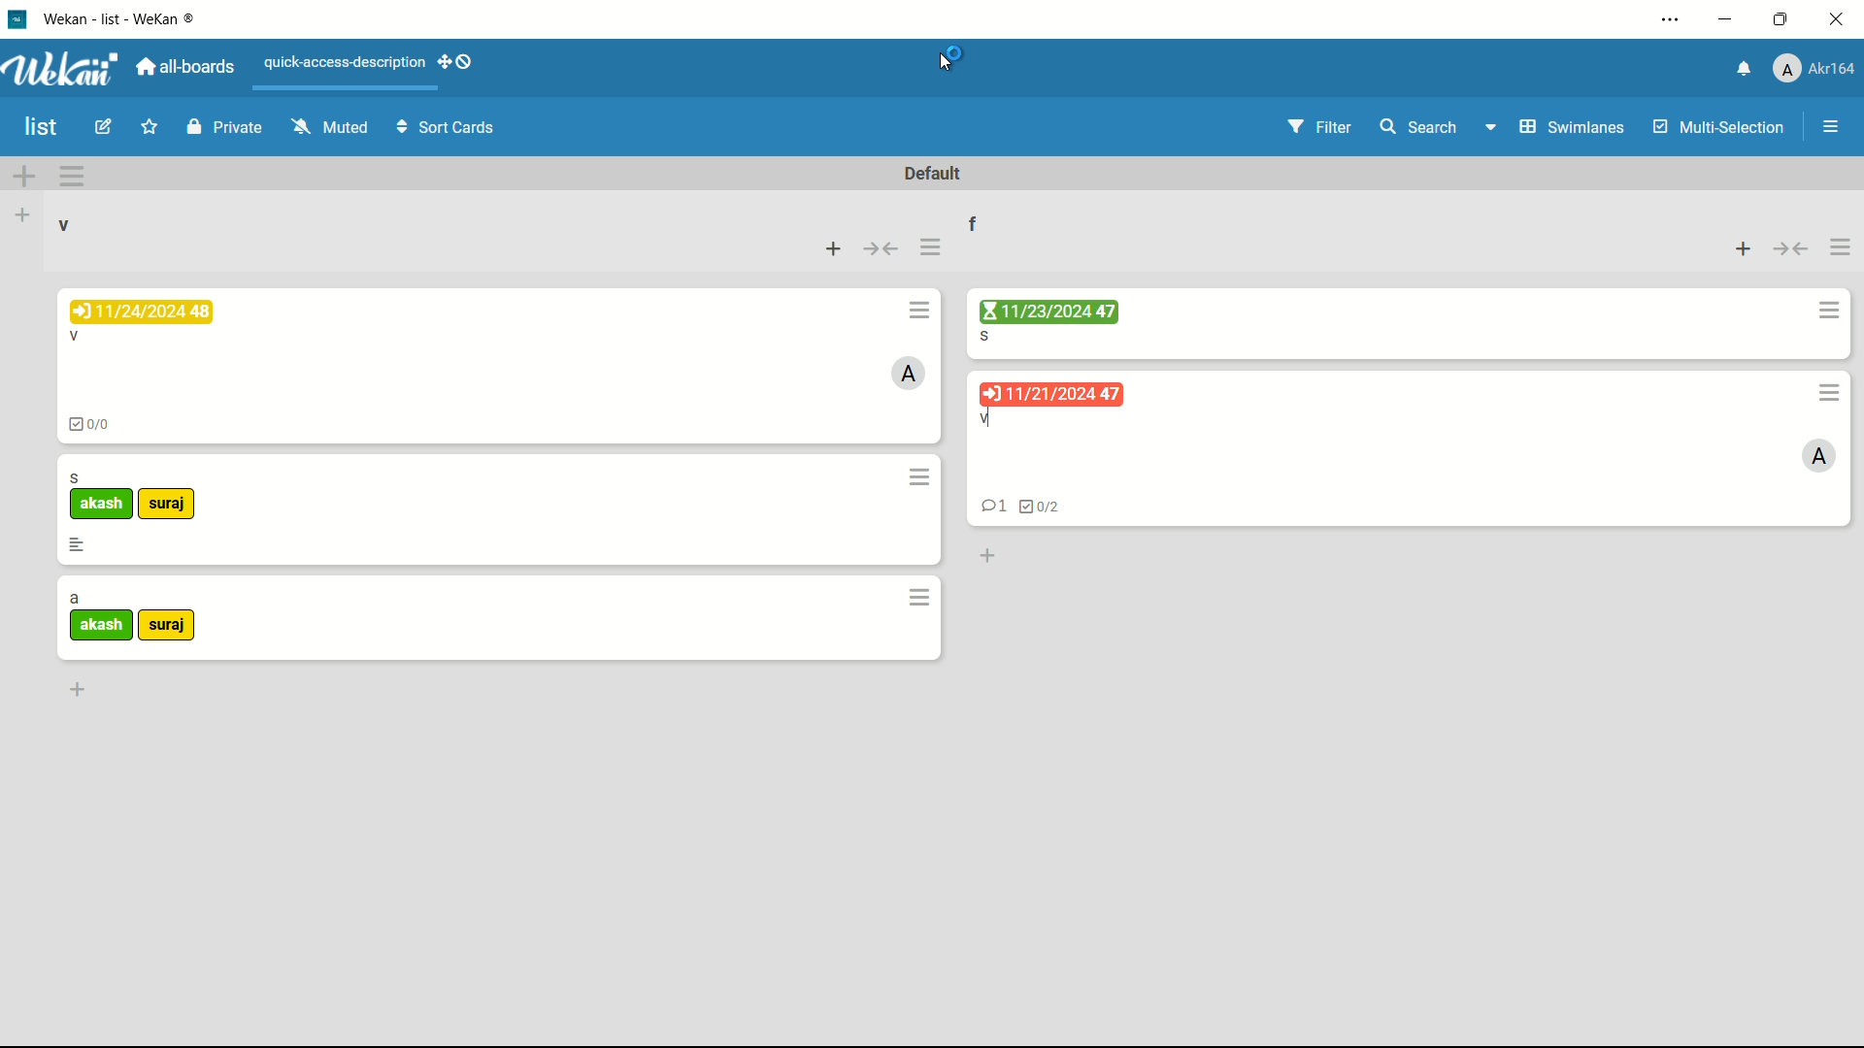 This screenshot has height=1048, width=1864. What do you see at coordinates (1790, 250) in the screenshot?
I see `collapse` at bounding box center [1790, 250].